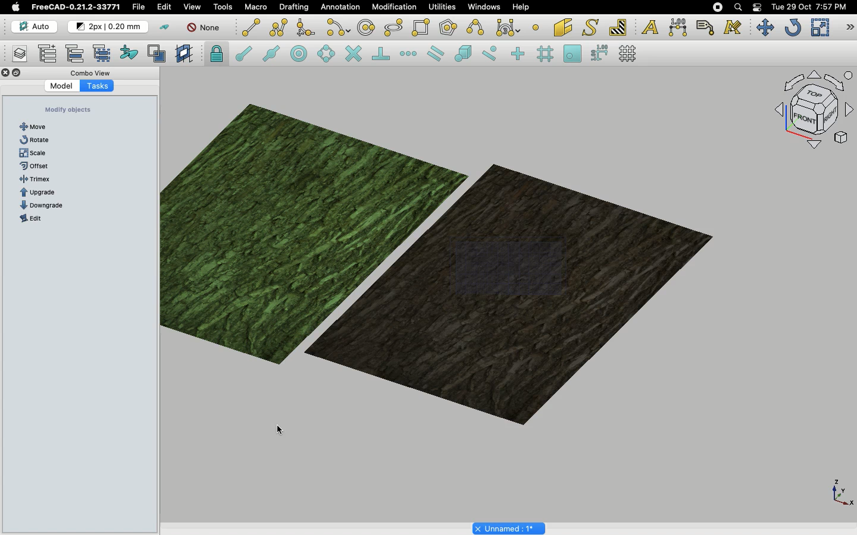 The height and width of the screenshot is (535, 857). I want to click on Navigation styles, so click(813, 112).